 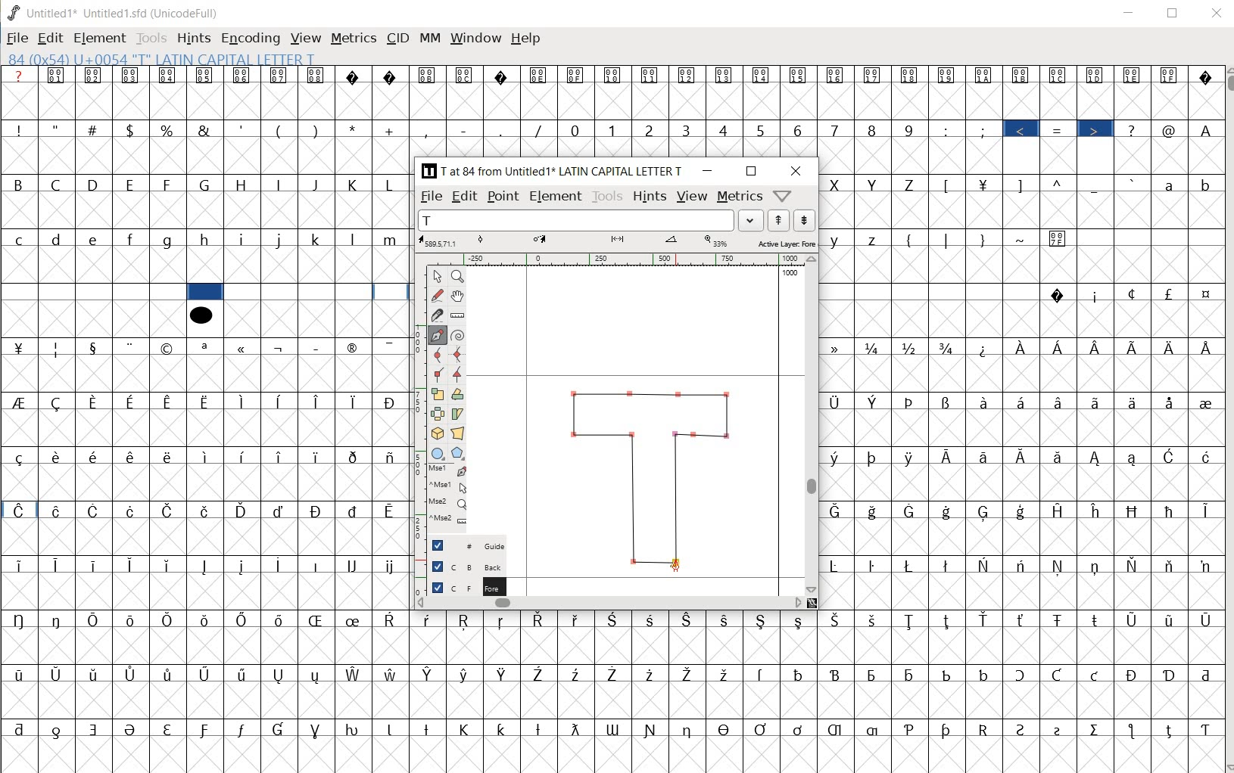 I want to click on K, so click(x=355, y=183).